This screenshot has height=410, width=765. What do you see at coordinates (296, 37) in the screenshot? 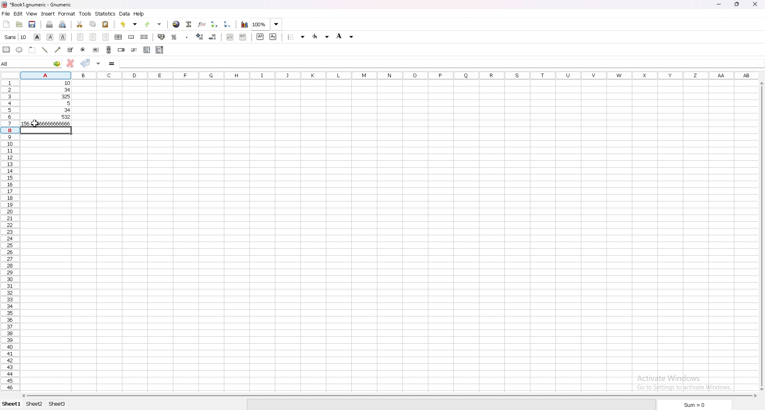
I see `border` at bounding box center [296, 37].